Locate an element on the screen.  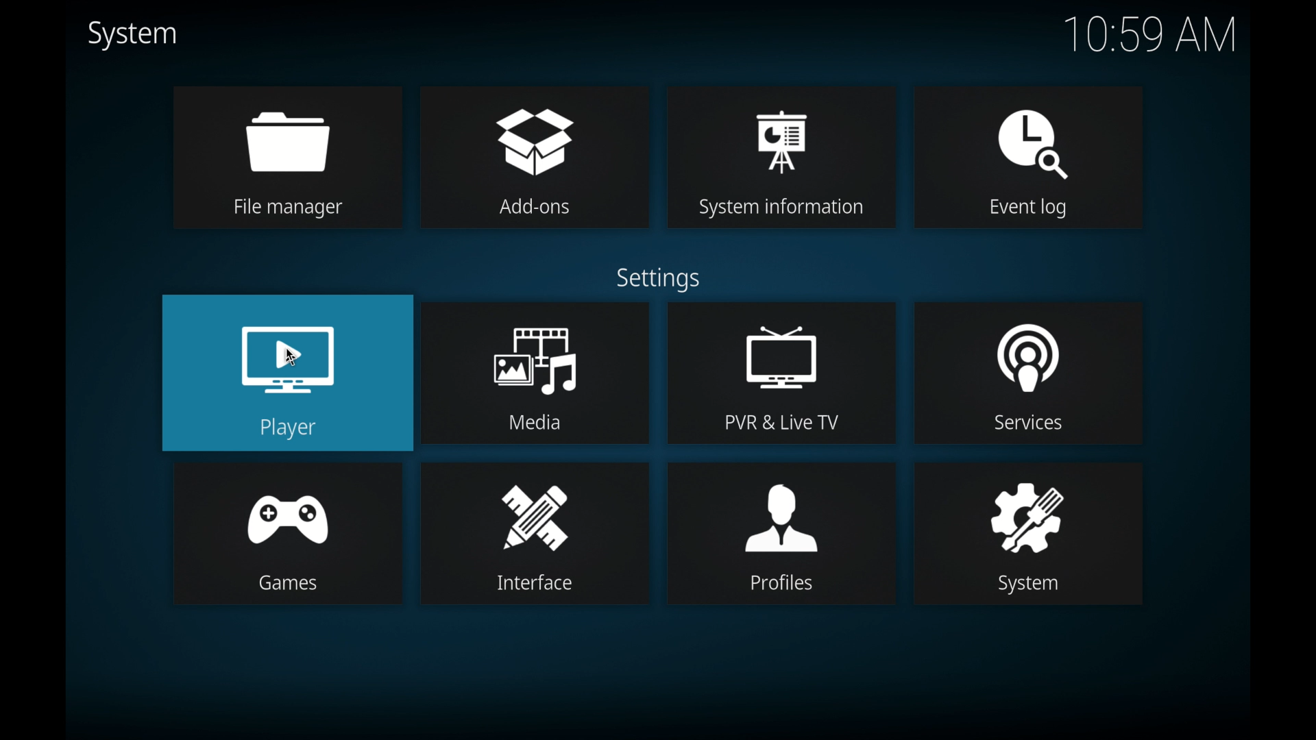
media is located at coordinates (536, 373).